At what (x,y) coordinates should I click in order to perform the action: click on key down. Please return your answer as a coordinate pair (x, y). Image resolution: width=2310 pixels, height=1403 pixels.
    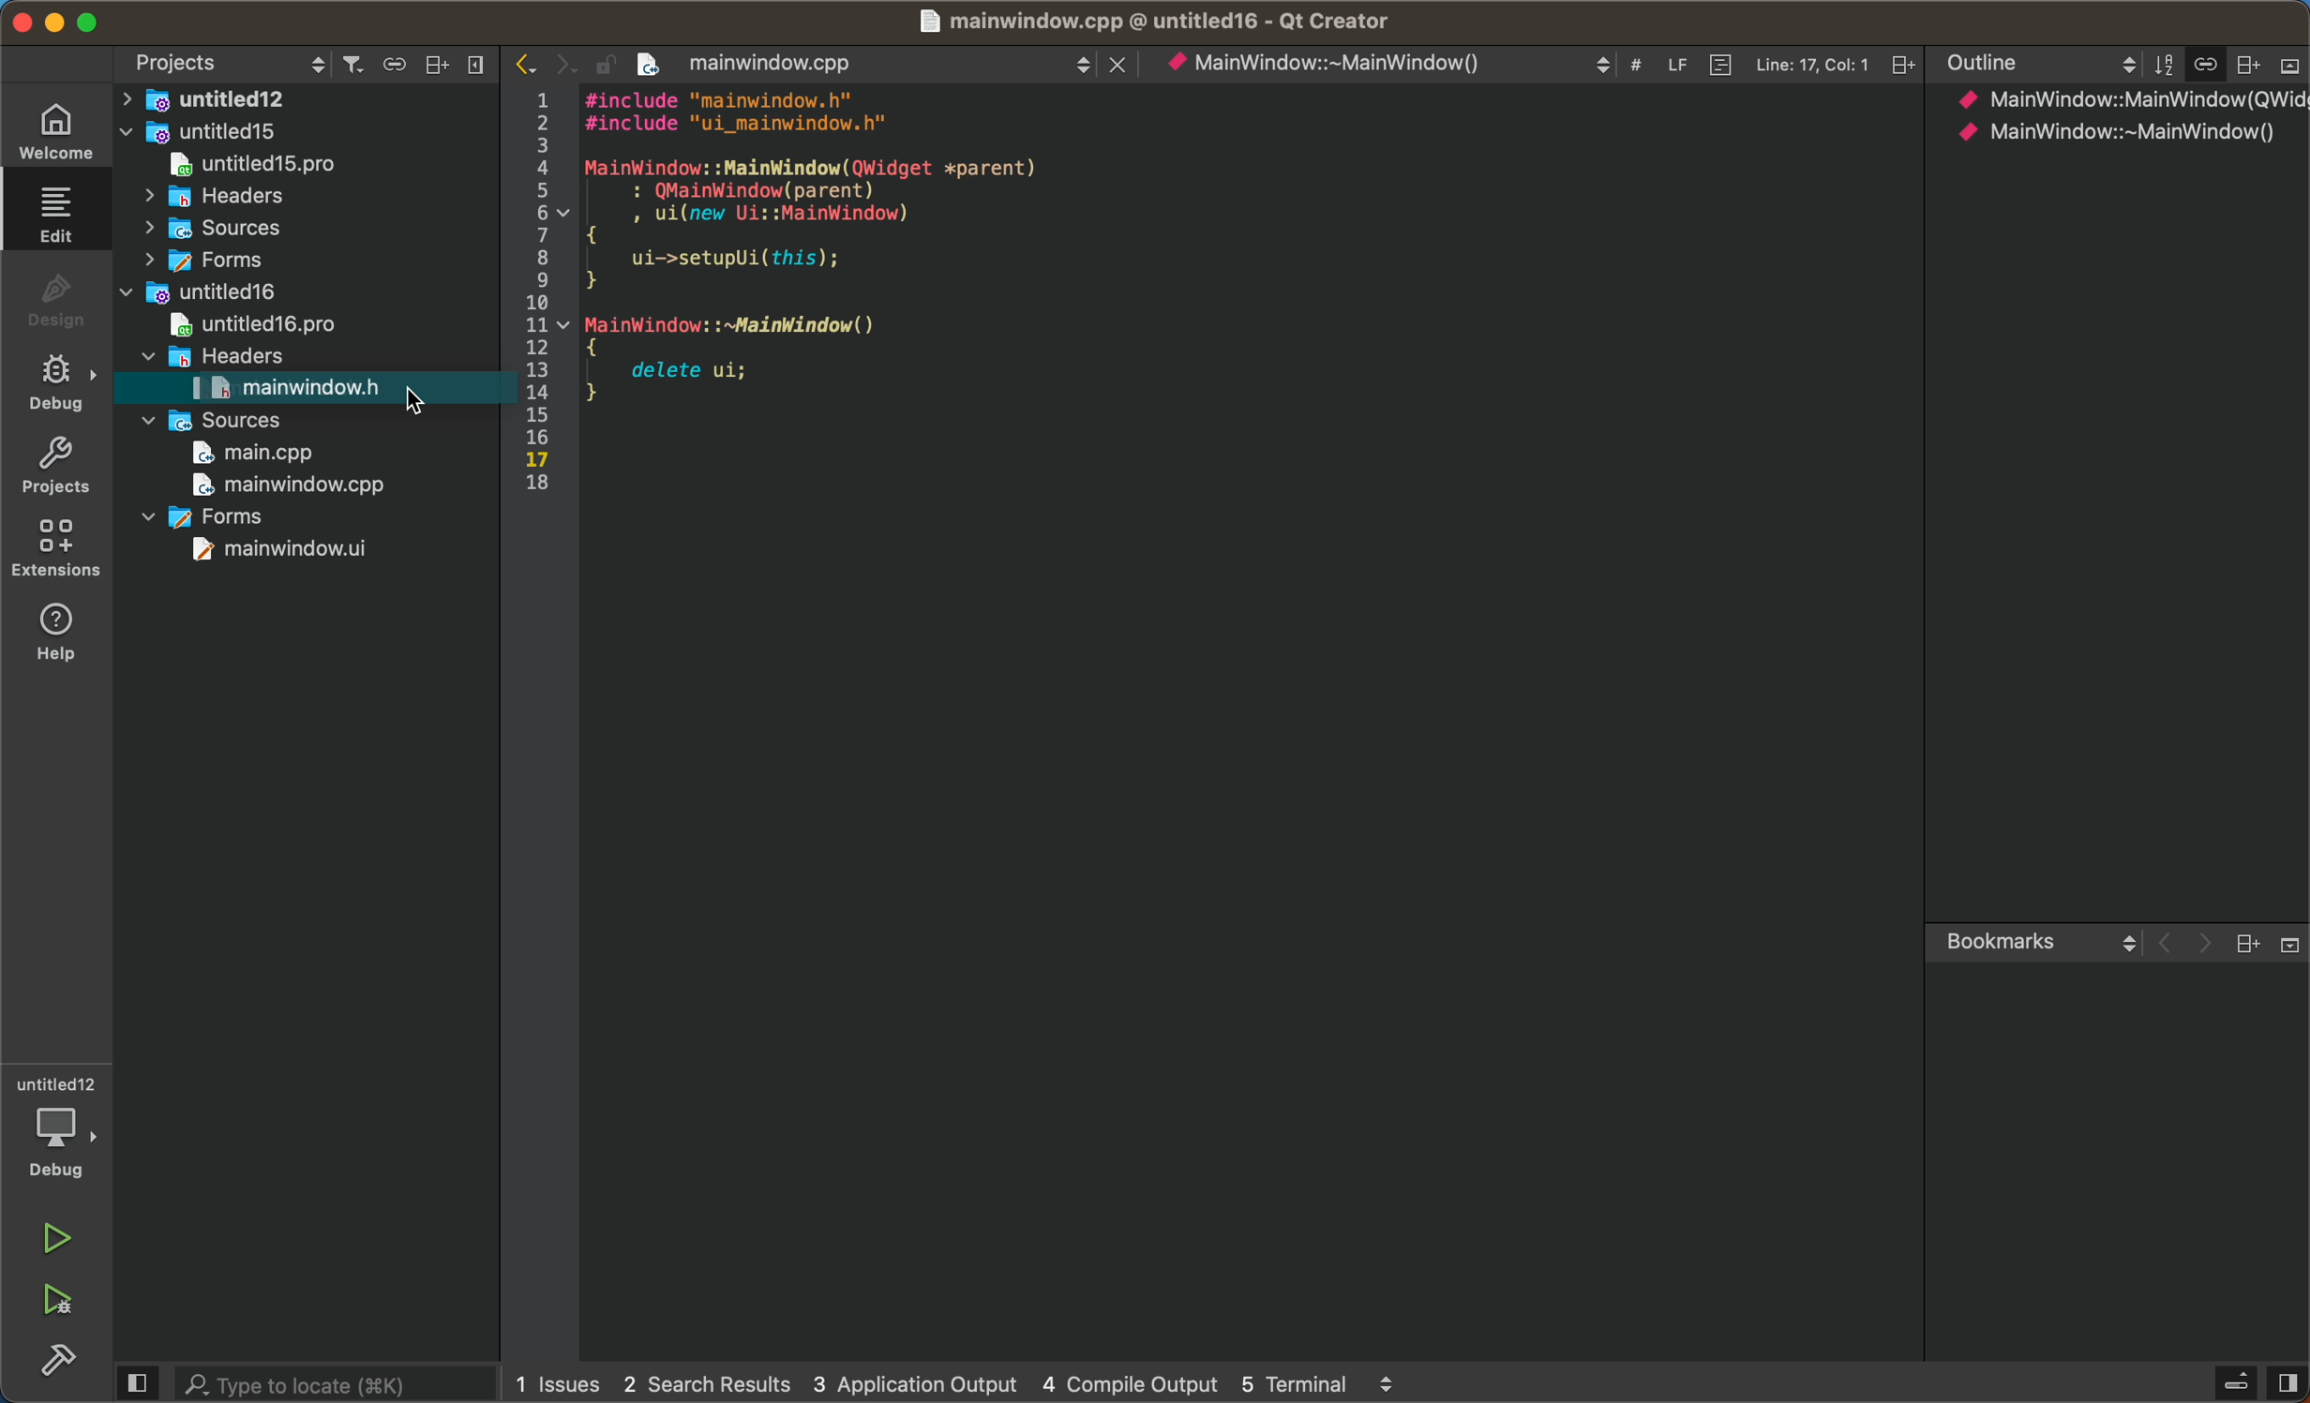
    Looking at the image, I should click on (347, 386).